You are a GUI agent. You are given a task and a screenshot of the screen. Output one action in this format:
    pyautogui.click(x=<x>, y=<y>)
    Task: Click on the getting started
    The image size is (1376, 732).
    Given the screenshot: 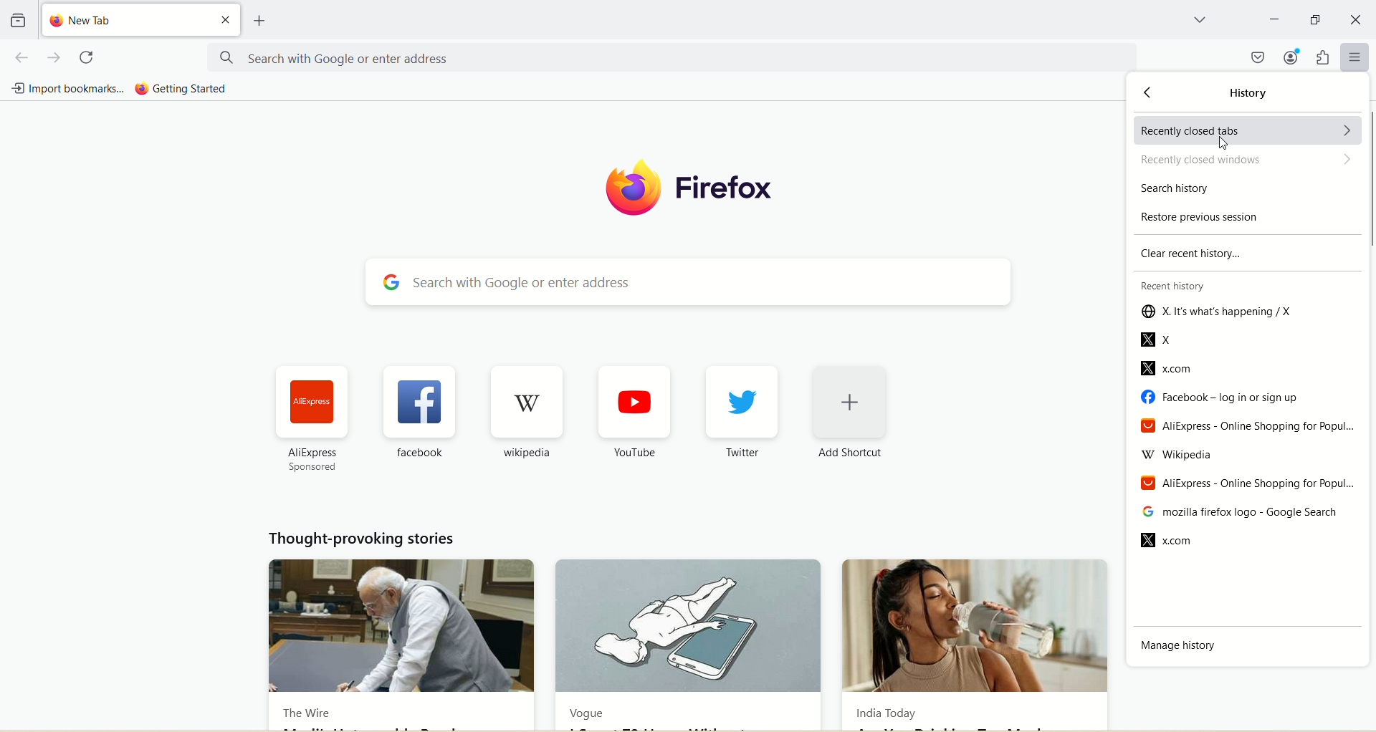 What is the action you would take?
    pyautogui.click(x=186, y=89)
    